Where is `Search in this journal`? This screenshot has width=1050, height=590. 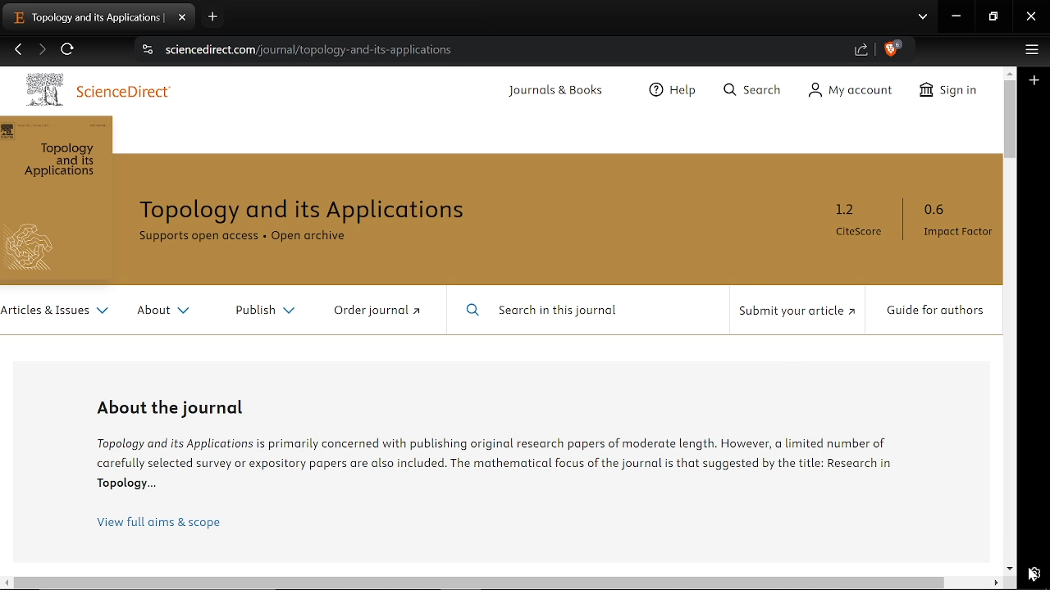 Search in this journal is located at coordinates (554, 314).